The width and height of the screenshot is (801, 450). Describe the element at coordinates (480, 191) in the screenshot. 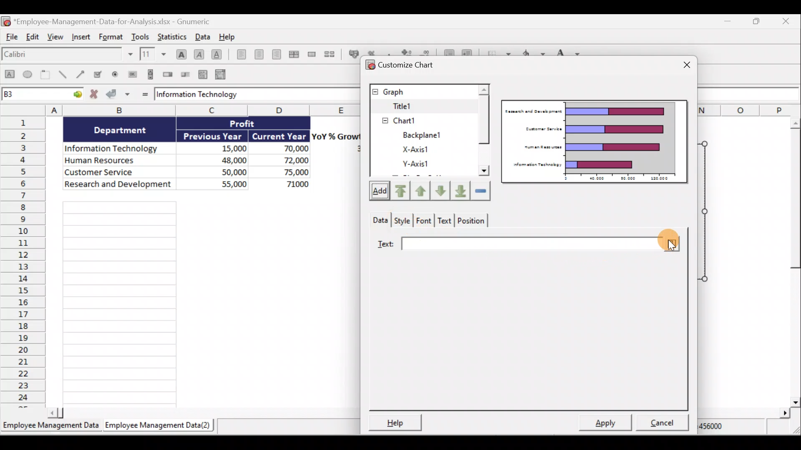

I see `Remove` at that location.